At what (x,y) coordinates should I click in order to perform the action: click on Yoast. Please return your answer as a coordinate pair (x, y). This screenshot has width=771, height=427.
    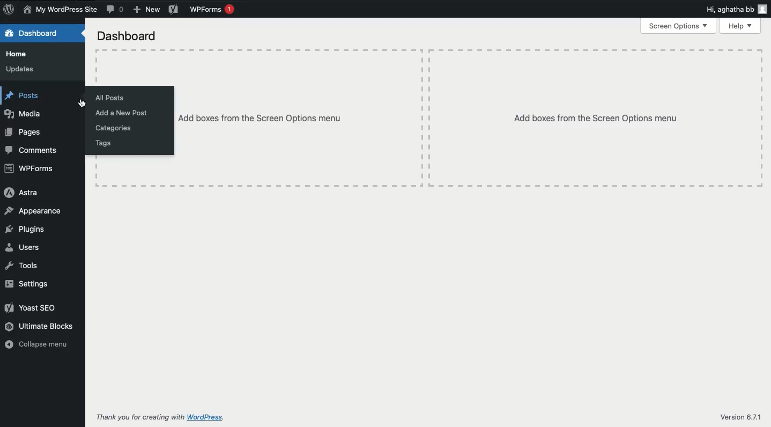
    Looking at the image, I should click on (31, 307).